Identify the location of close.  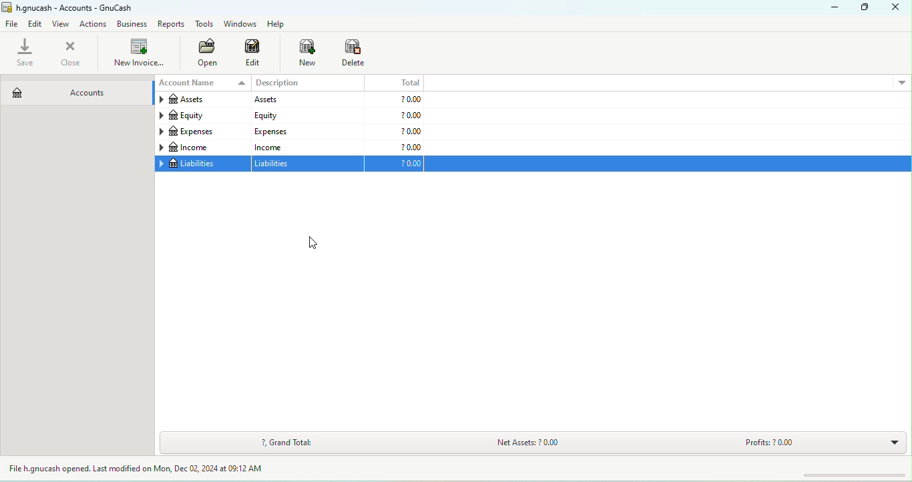
(70, 53).